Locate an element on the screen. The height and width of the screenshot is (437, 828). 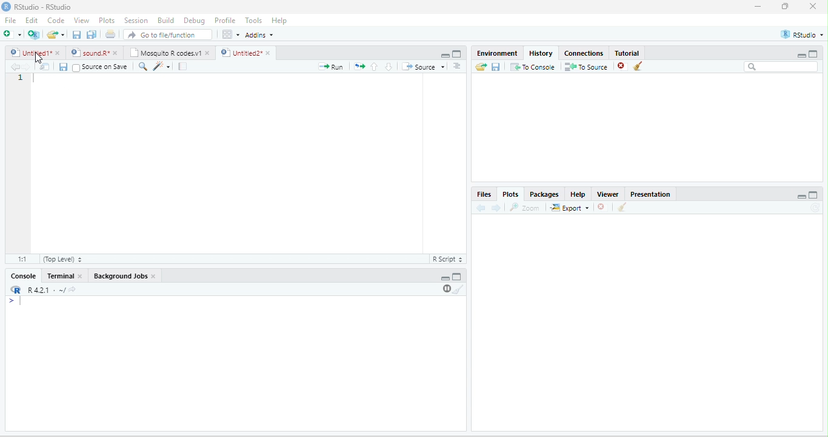
Help is located at coordinates (281, 21).